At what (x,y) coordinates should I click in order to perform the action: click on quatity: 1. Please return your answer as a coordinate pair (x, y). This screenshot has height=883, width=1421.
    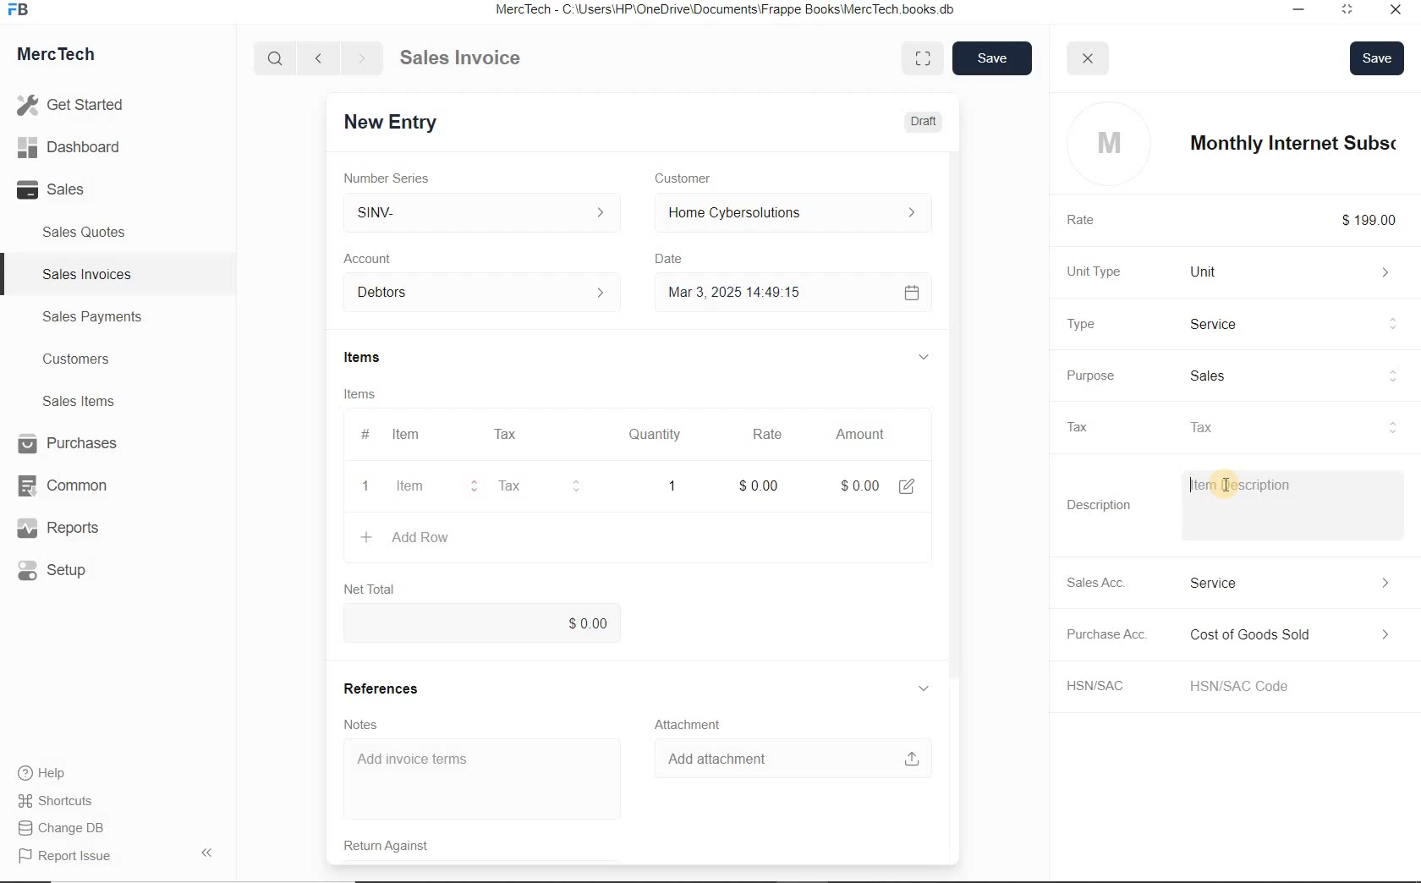
    Looking at the image, I should click on (663, 485).